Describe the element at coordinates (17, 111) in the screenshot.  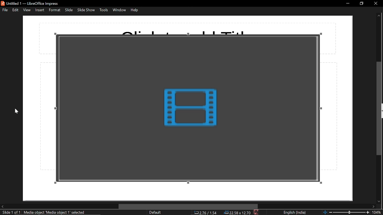
I see `cursor` at that location.